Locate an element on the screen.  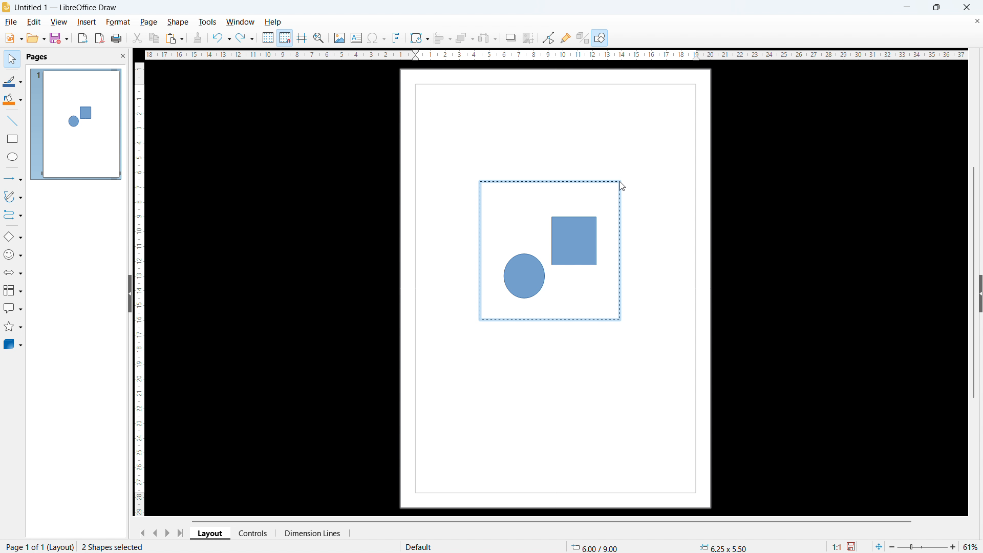
controls is located at coordinates (253, 534).